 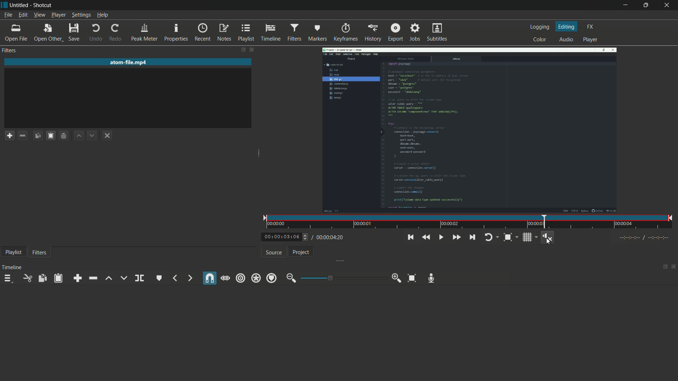 What do you see at coordinates (270, 33) in the screenshot?
I see `timeline` at bounding box center [270, 33].